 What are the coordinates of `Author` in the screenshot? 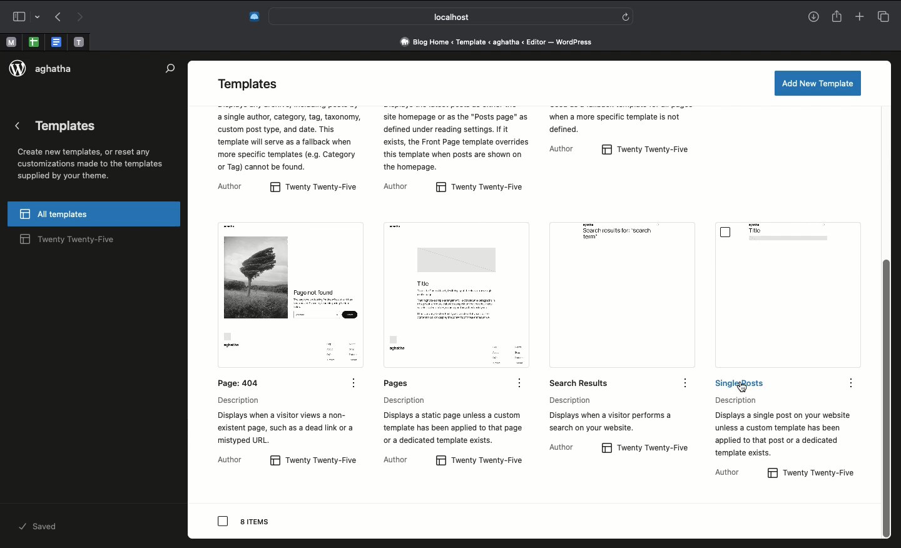 It's located at (561, 446).